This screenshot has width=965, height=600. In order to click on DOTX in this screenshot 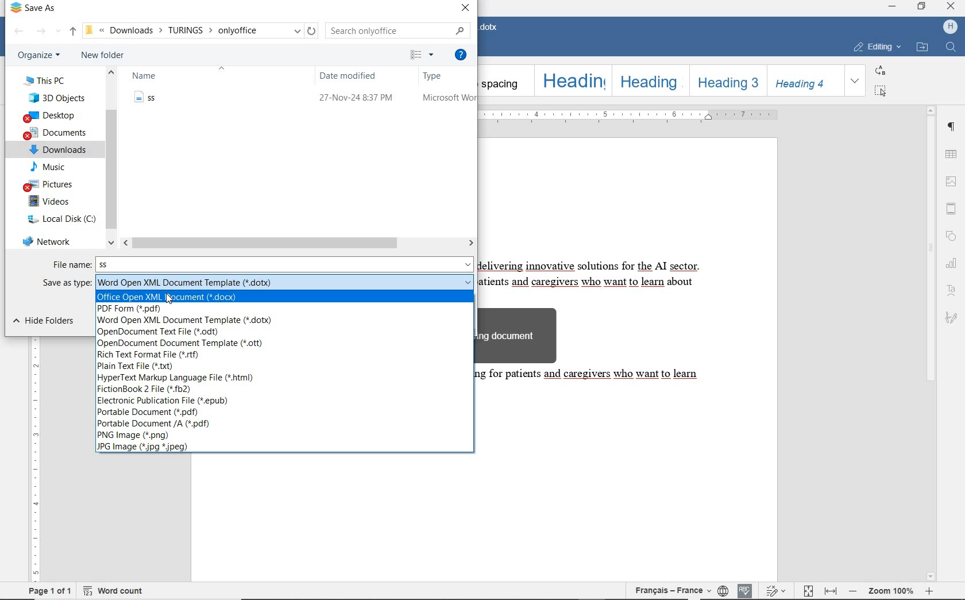, I will do `click(190, 321)`.